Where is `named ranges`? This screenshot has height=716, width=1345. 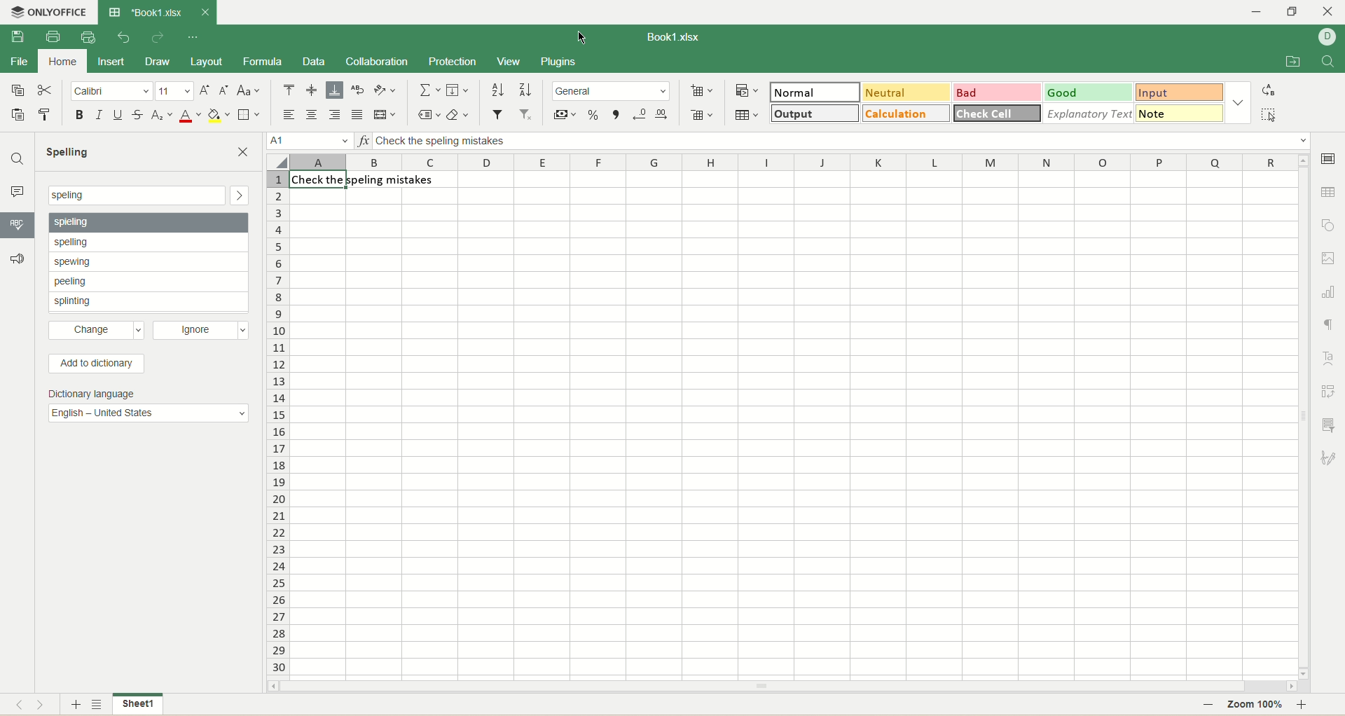
named ranges is located at coordinates (427, 113).